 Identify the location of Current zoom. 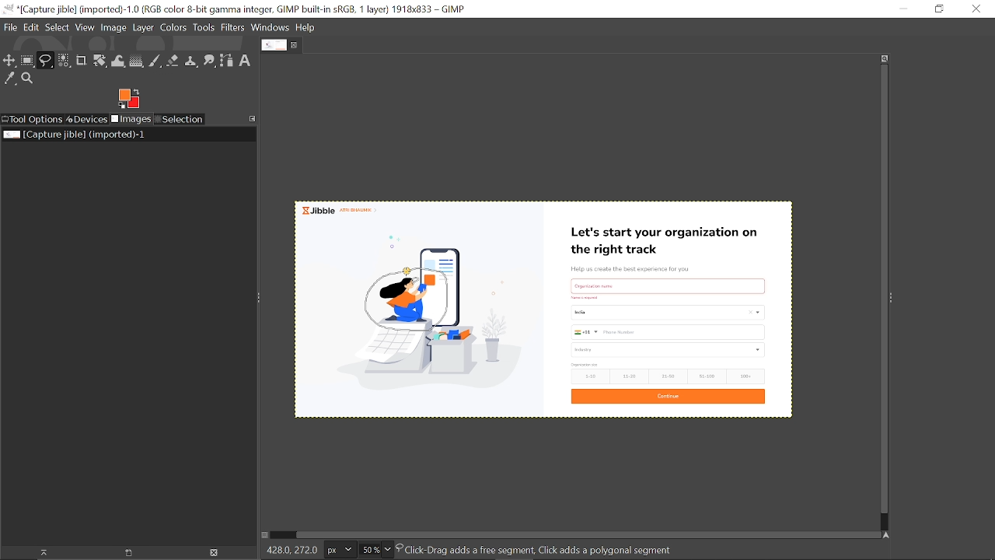
(368, 549).